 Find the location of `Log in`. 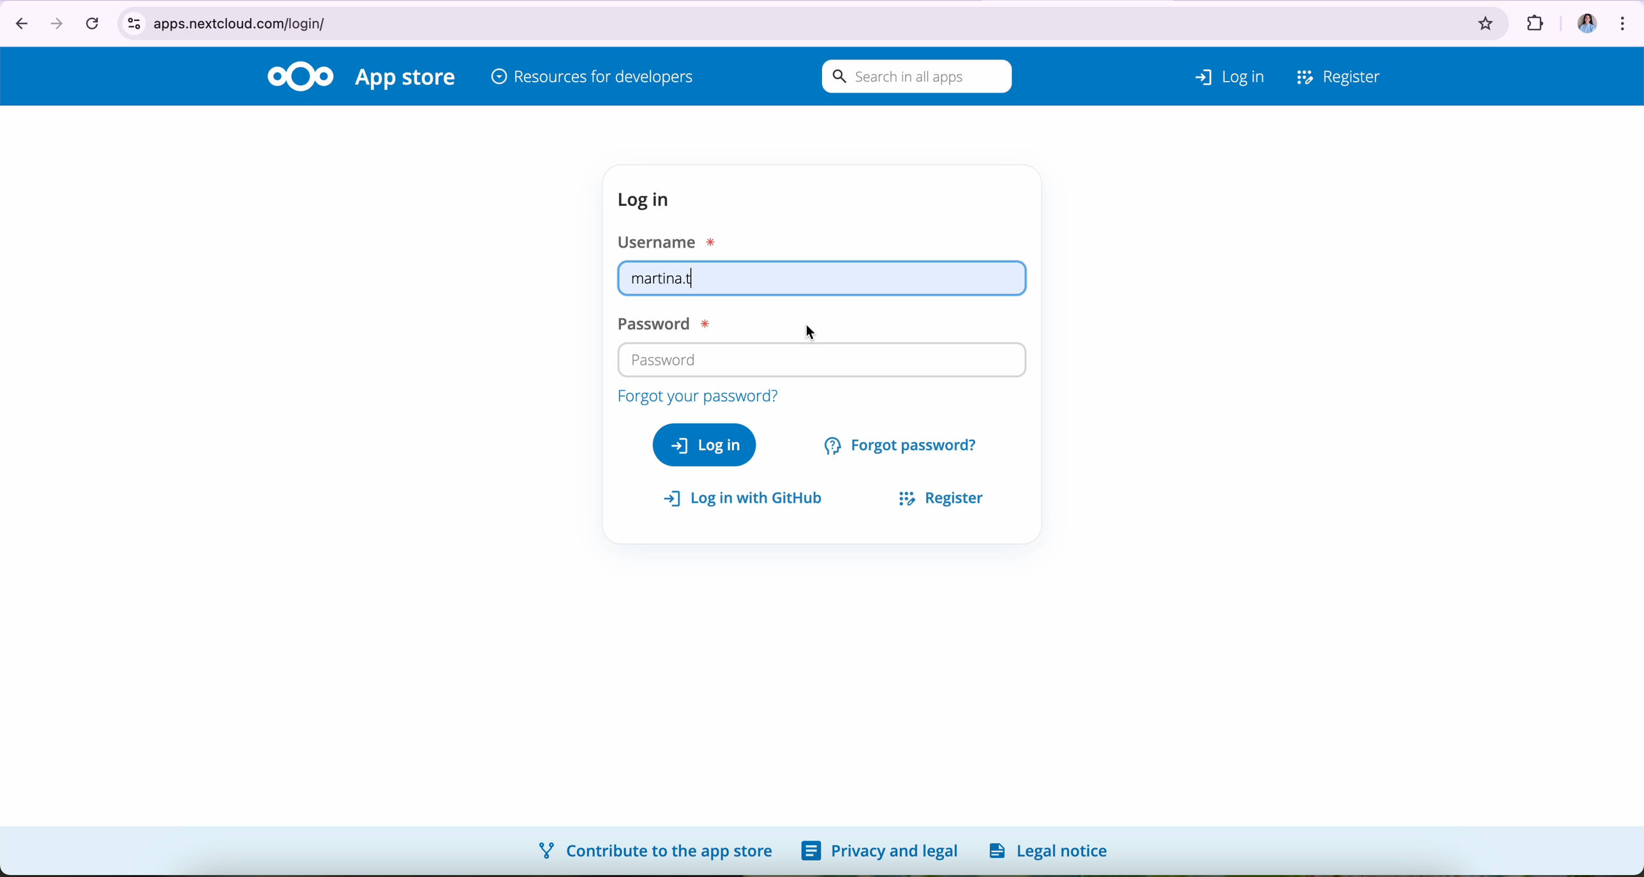

Log in is located at coordinates (1213, 73).